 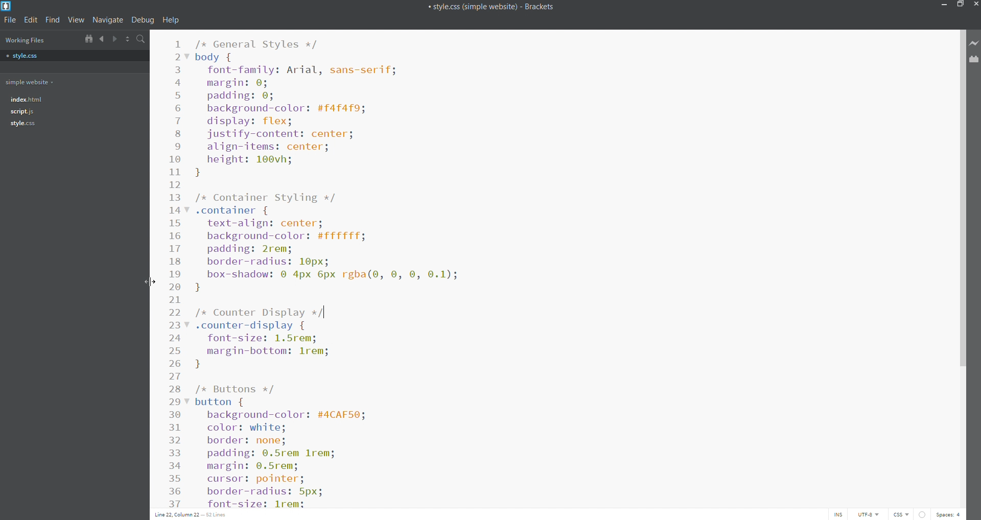 I want to click on text cursor position, so click(x=195, y=514).